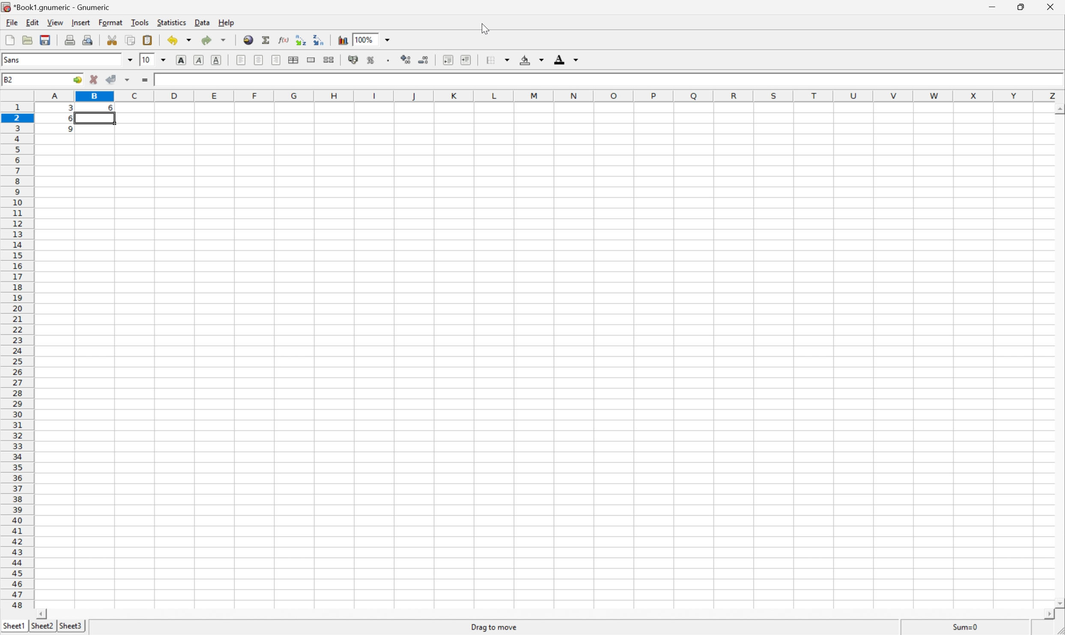 The image size is (1065, 635). What do you see at coordinates (71, 626) in the screenshot?
I see `Sheet3` at bounding box center [71, 626].